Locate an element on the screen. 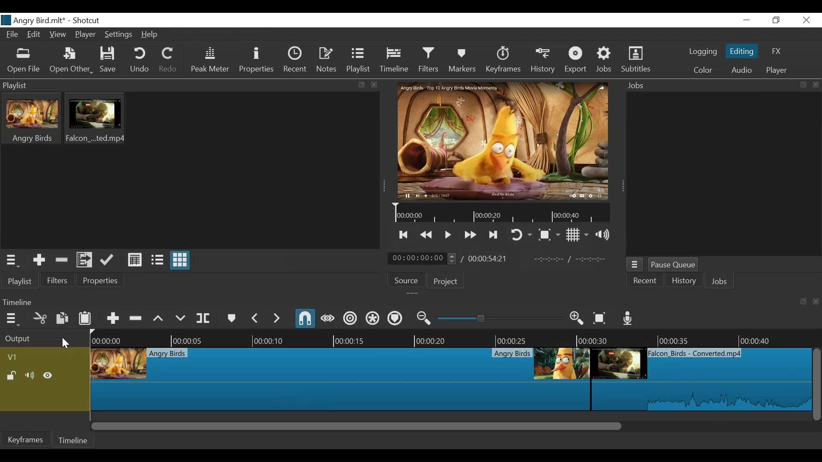 This screenshot has width=822, height=462. Track Header is located at coordinates (16, 358).